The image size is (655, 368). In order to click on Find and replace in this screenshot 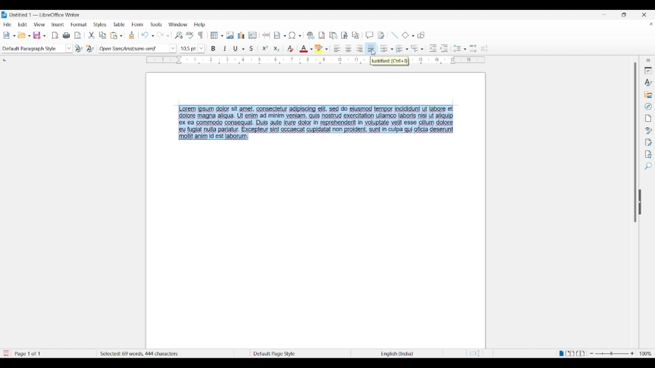, I will do `click(178, 35)`.